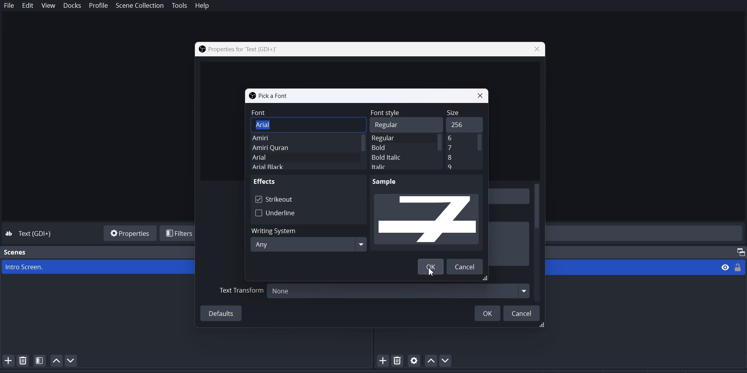 Image resolution: width=747 pixels, height=373 pixels. Describe the element at coordinates (480, 152) in the screenshot. I see `Vertical Scroll bar` at that location.